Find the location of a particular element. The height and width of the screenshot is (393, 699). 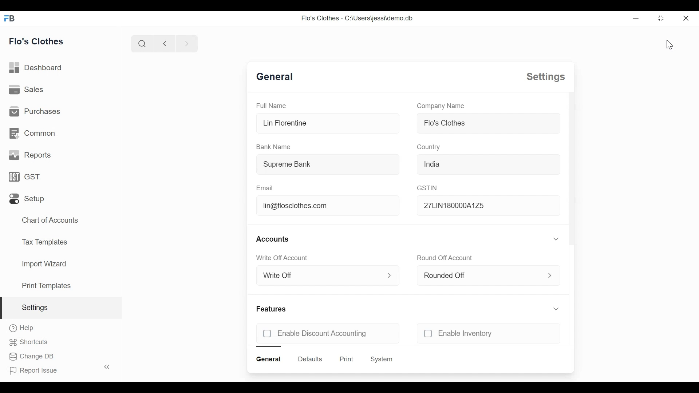

print templates is located at coordinates (47, 286).